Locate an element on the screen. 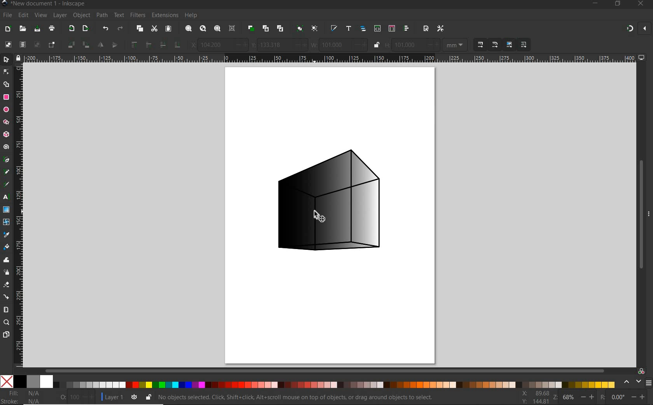  EDIT is located at coordinates (23, 16).